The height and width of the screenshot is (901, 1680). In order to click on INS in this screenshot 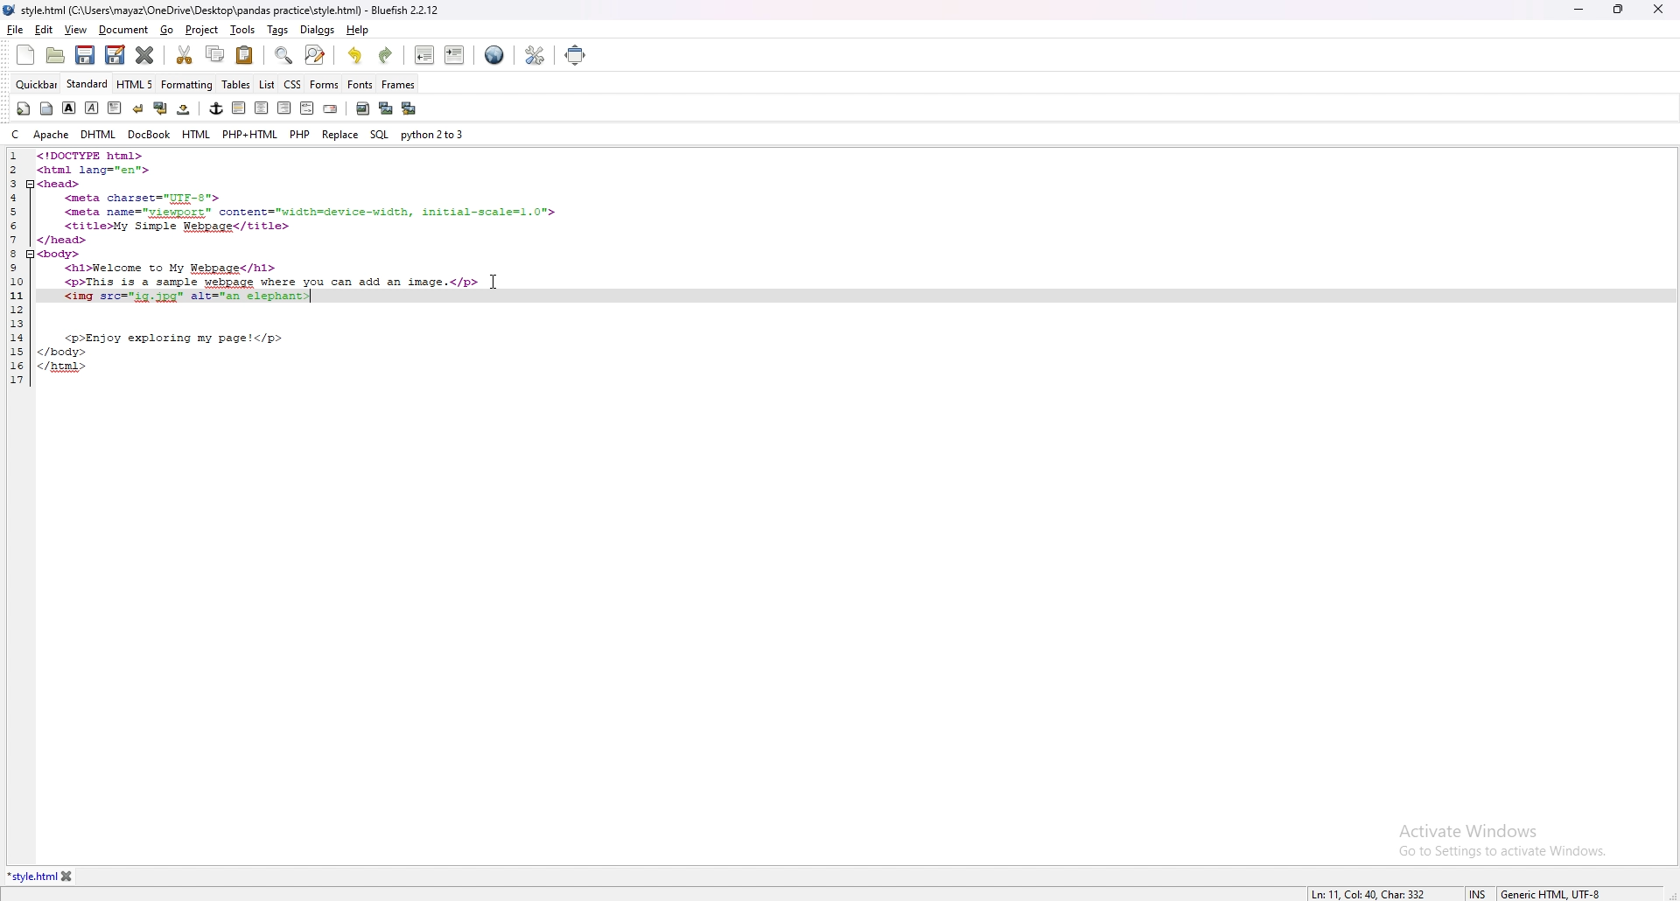, I will do `click(1482, 893)`.